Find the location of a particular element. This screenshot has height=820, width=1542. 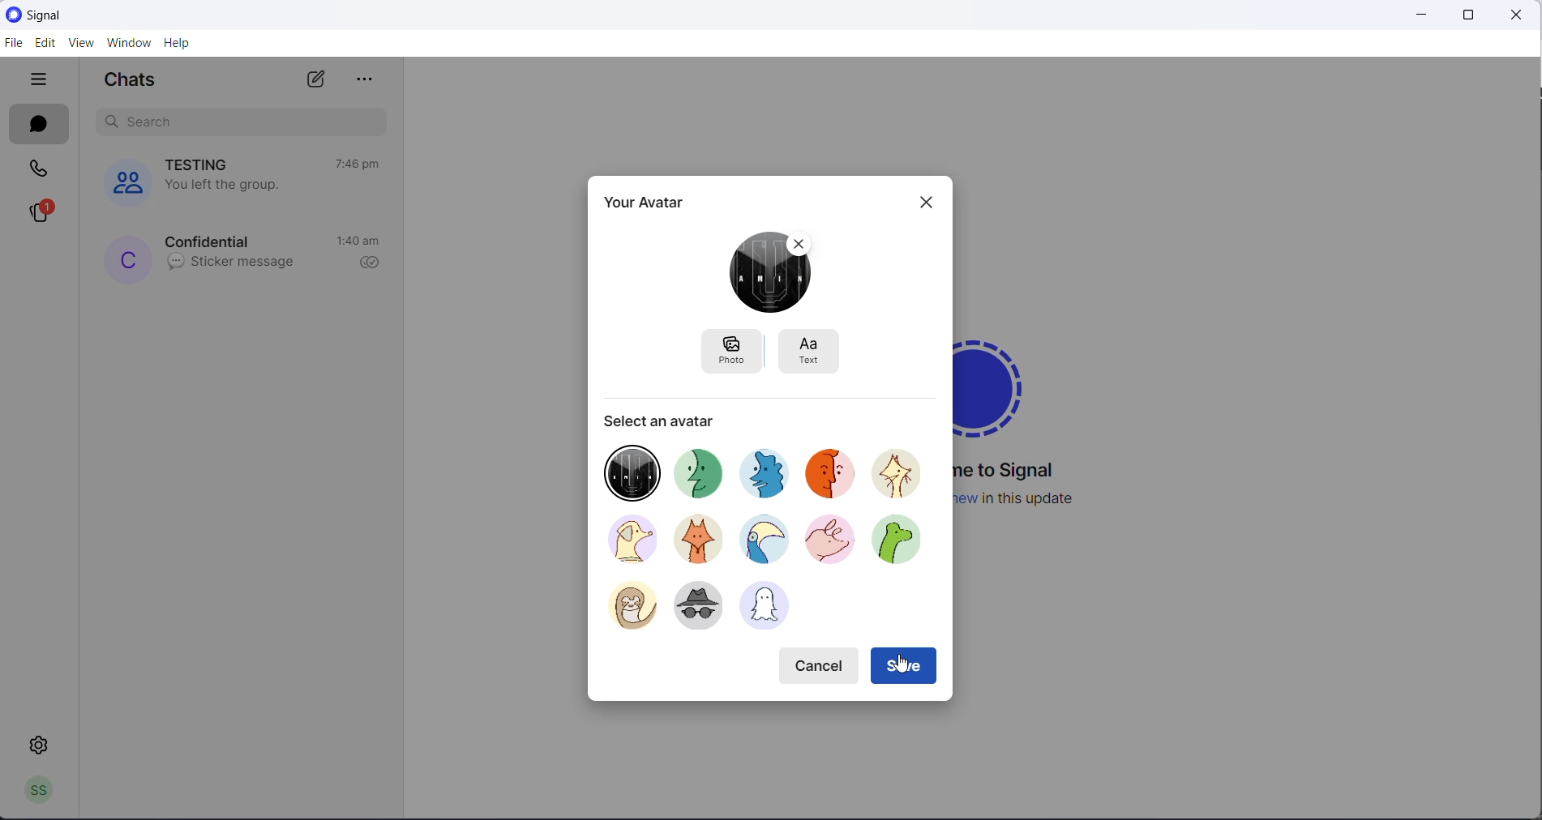

minimize is located at coordinates (1415, 15).